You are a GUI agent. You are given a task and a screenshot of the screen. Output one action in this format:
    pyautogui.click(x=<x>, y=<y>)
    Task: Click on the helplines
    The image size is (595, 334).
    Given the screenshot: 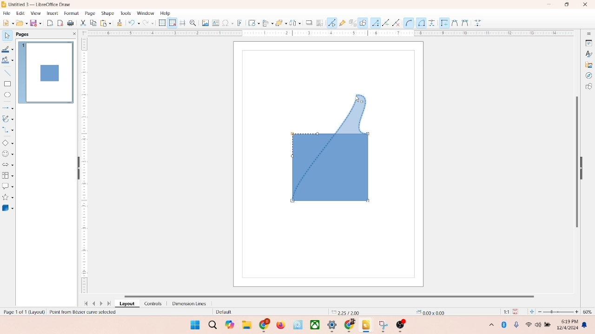 What is the action you would take?
    pyautogui.click(x=182, y=23)
    